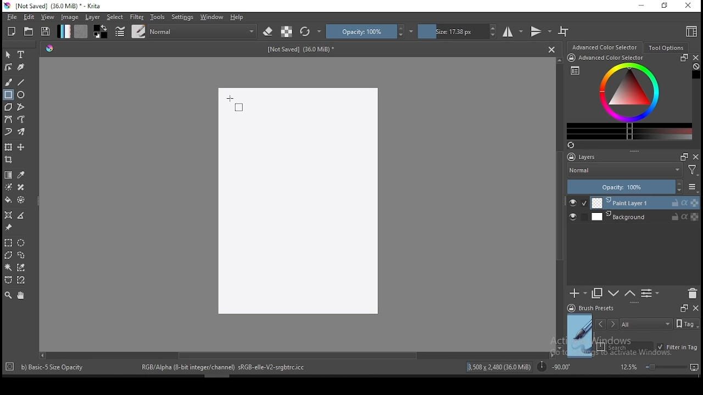 This screenshot has width=703, height=395. Describe the element at coordinates (576, 218) in the screenshot. I see `layer visibility on/off` at that location.